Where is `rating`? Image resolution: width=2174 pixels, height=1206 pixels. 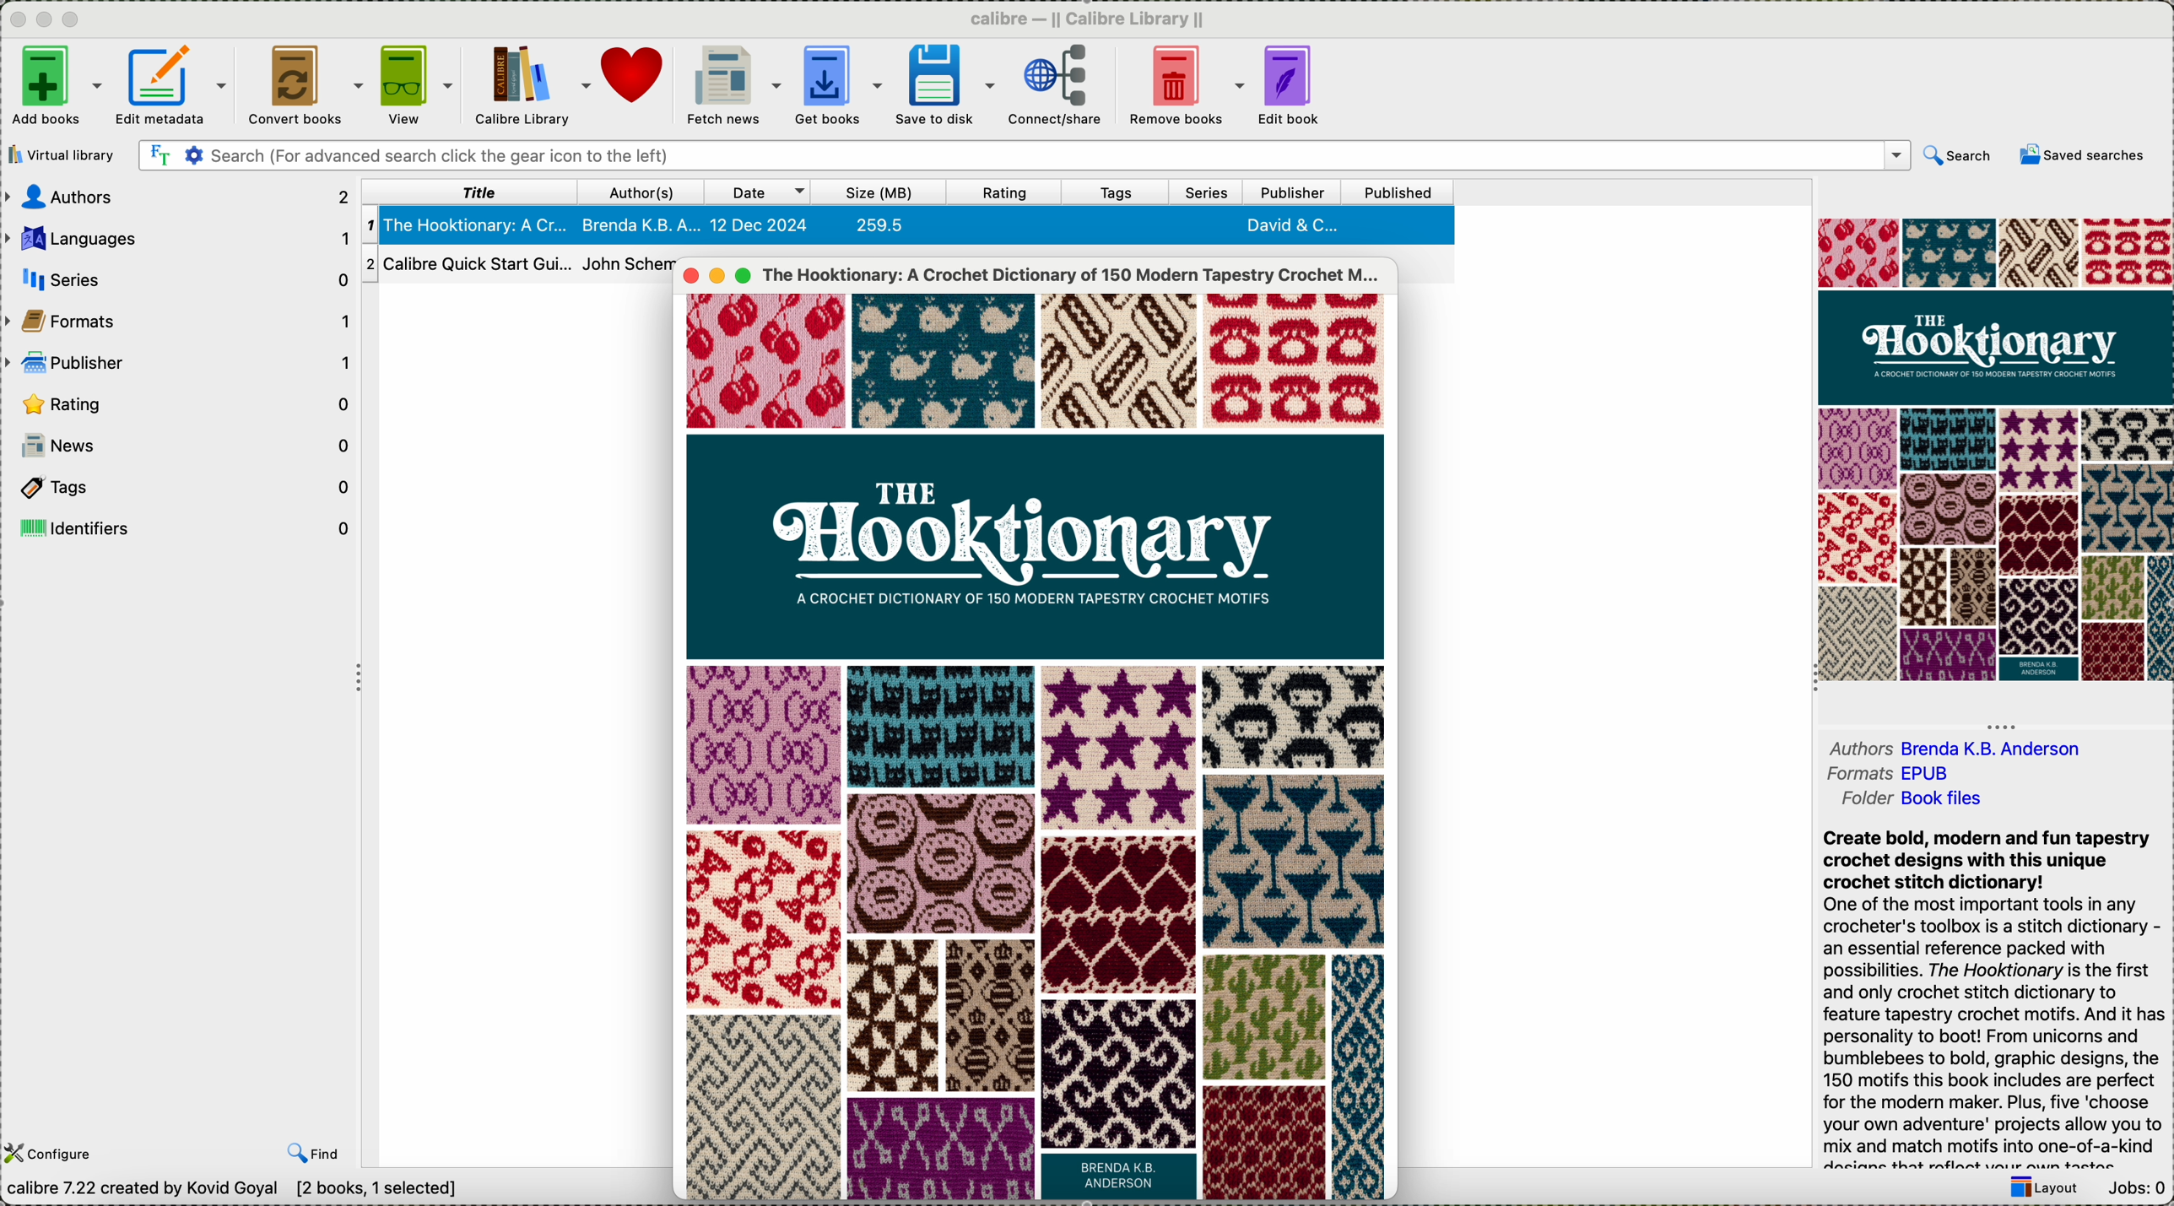
rating is located at coordinates (1001, 193).